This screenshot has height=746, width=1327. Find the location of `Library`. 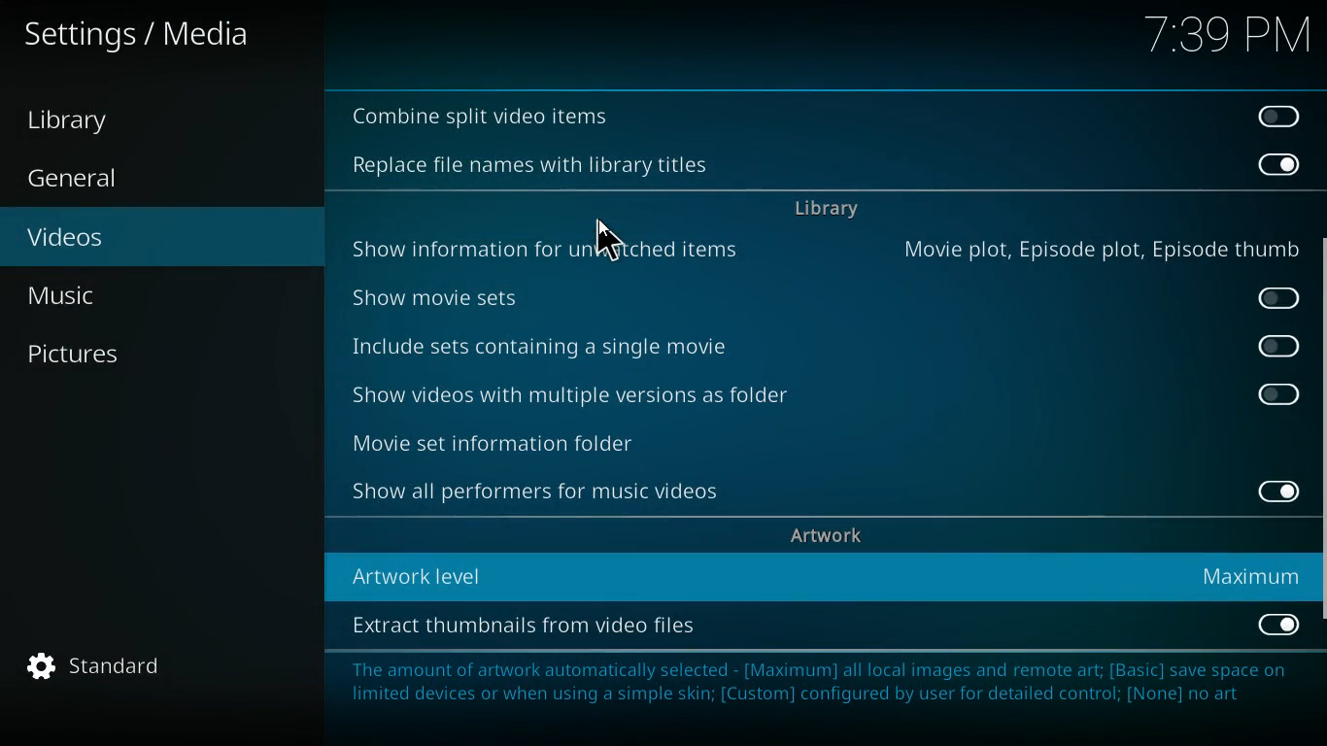

Library is located at coordinates (86, 121).